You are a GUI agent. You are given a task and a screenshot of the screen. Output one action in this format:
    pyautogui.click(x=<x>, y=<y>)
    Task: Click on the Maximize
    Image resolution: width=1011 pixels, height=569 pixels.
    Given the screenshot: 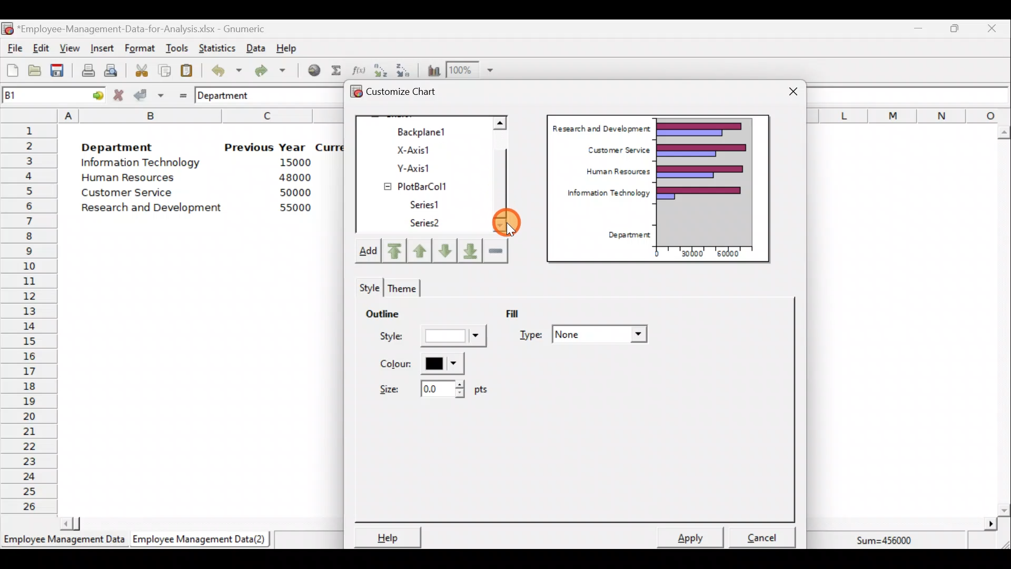 What is the action you would take?
    pyautogui.click(x=955, y=28)
    